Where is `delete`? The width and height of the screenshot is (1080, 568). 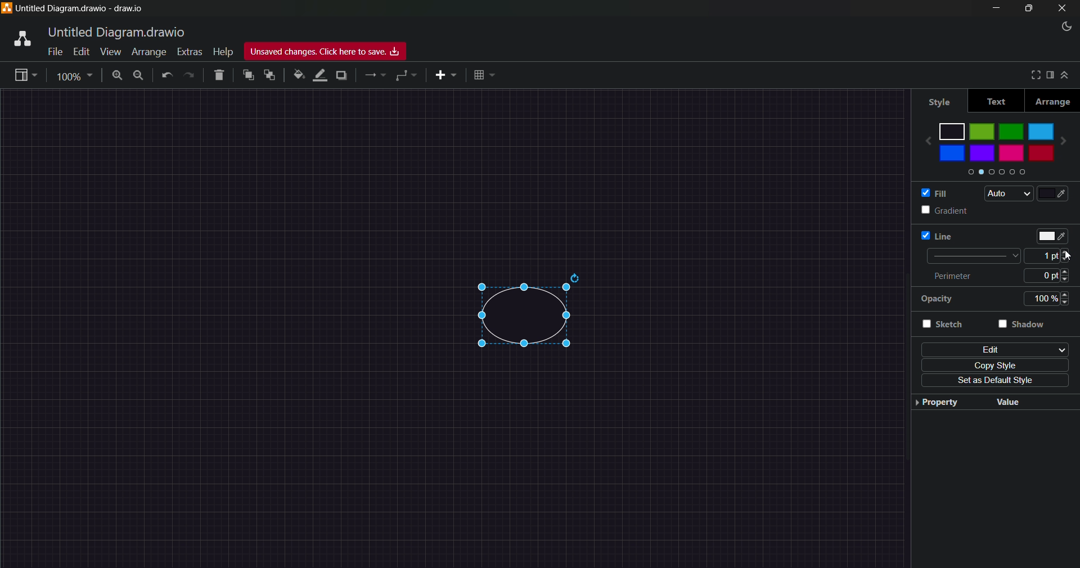
delete is located at coordinates (219, 76).